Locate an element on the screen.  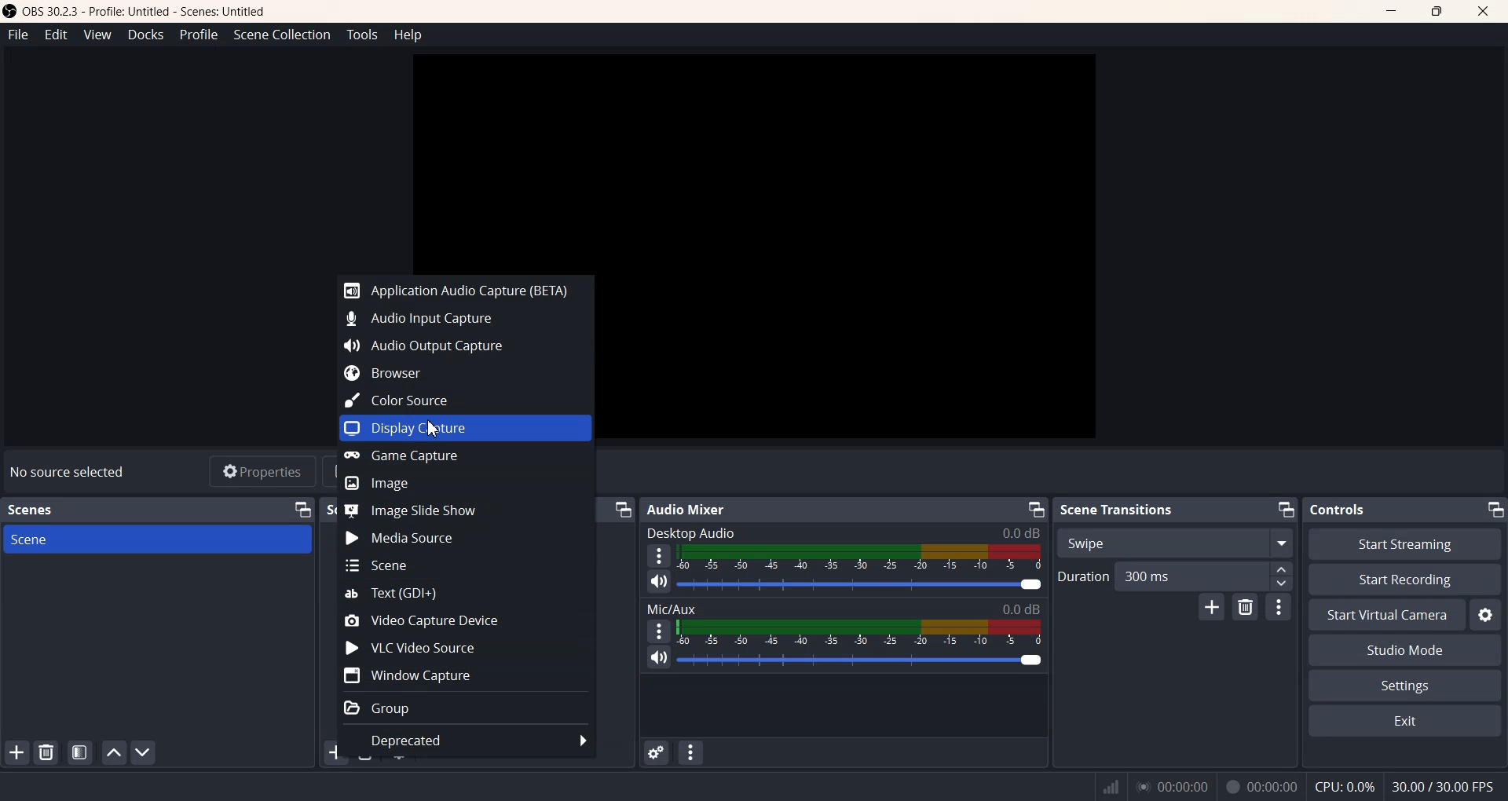
Game Capture is located at coordinates (467, 456).